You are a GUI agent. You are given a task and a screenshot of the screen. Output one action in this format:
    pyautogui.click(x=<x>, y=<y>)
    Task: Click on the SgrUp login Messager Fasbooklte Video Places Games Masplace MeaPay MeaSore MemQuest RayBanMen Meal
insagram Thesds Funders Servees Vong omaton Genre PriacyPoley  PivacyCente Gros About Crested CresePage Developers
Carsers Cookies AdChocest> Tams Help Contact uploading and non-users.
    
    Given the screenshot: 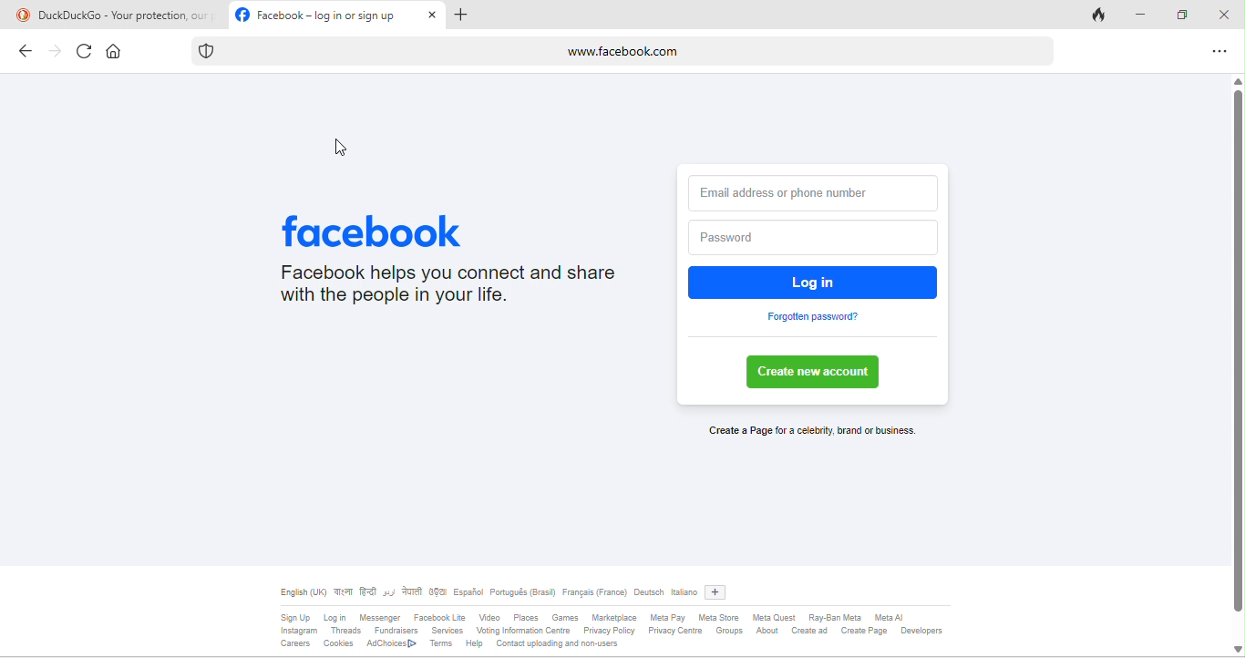 What is the action you would take?
    pyautogui.click(x=658, y=633)
    